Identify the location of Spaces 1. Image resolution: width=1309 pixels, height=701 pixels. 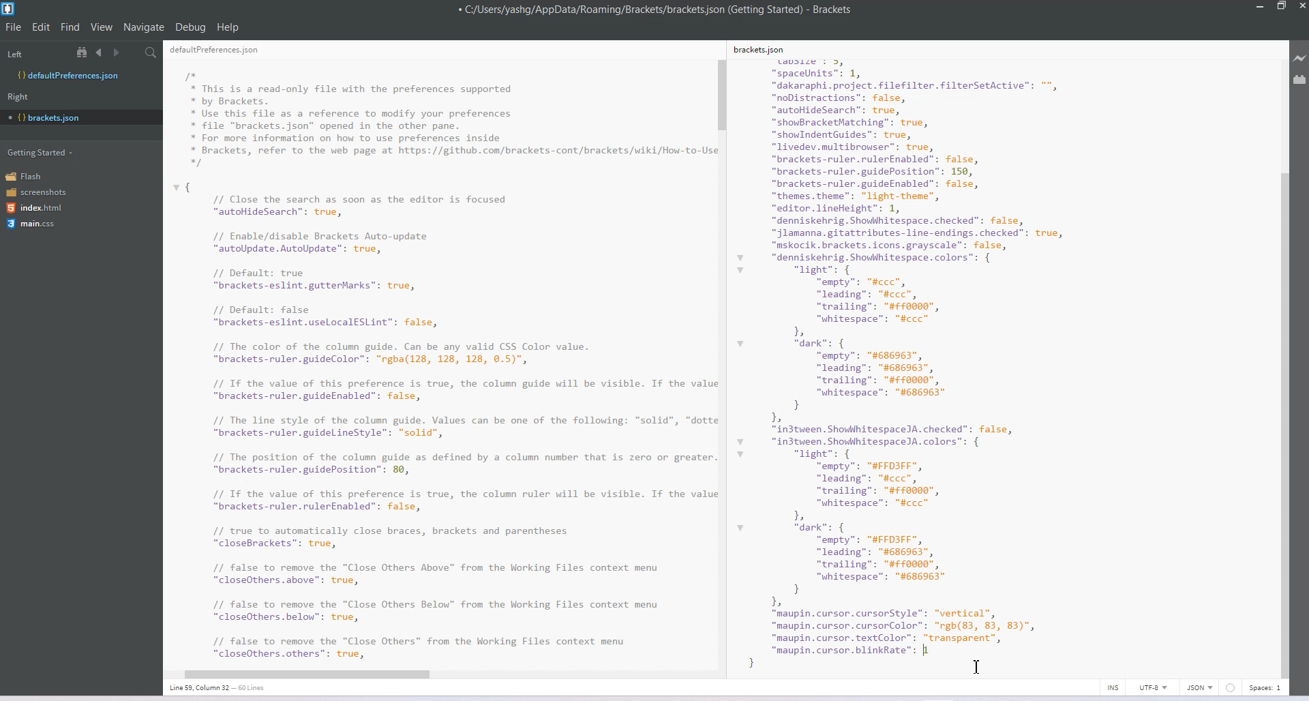
(1266, 688).